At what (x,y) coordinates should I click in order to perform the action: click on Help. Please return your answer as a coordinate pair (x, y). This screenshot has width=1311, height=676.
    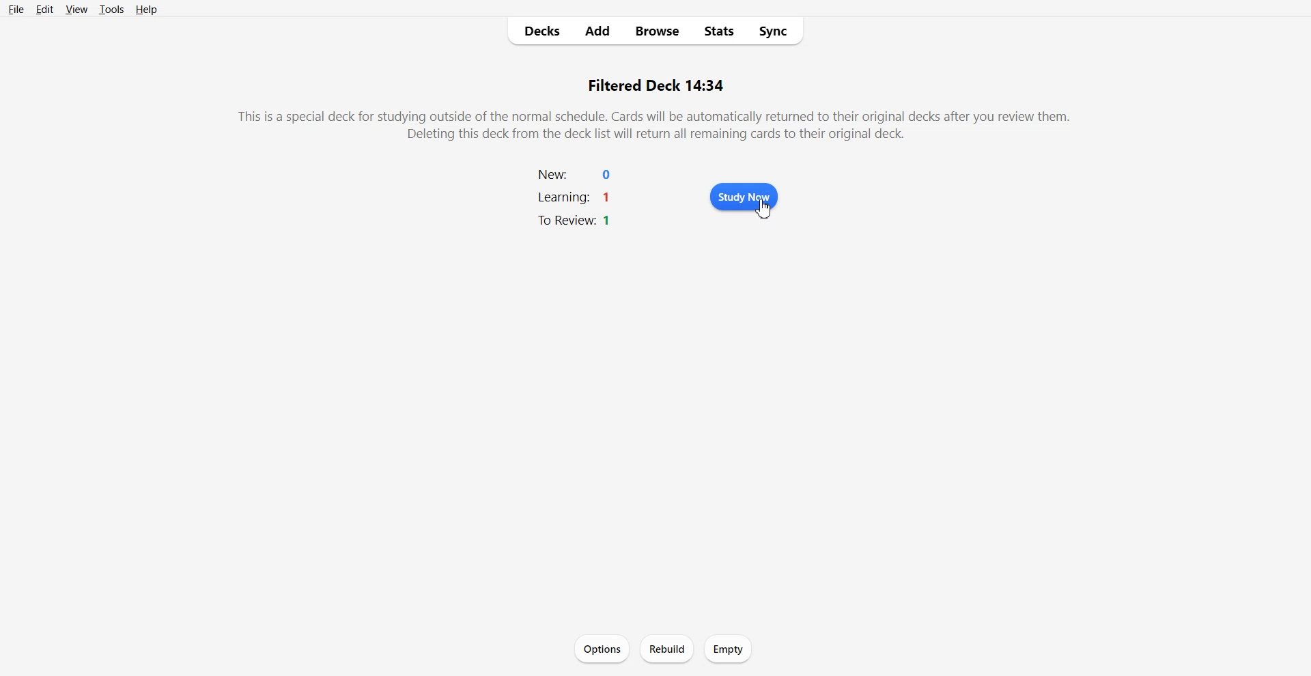
    Looking at the image, I should click on (145, 9).